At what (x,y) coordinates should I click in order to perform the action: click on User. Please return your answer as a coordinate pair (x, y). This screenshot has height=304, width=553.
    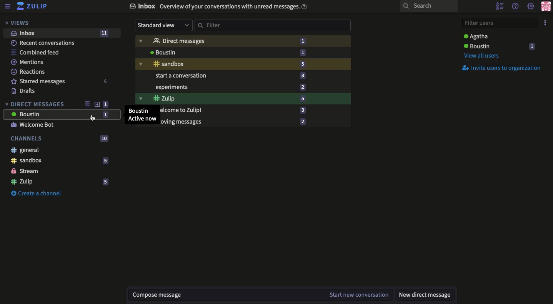
    Looking at the image, I should click on (60, 114).